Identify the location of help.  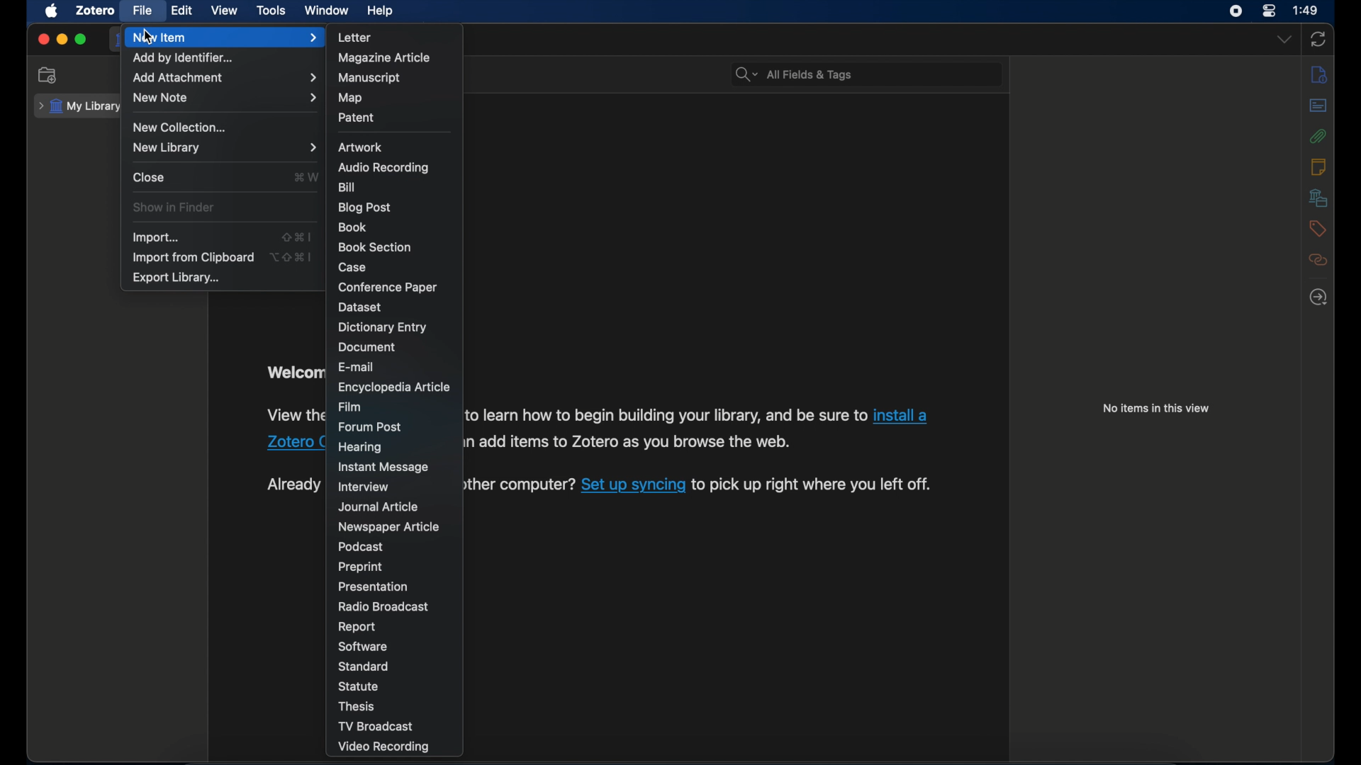
(382, 11).